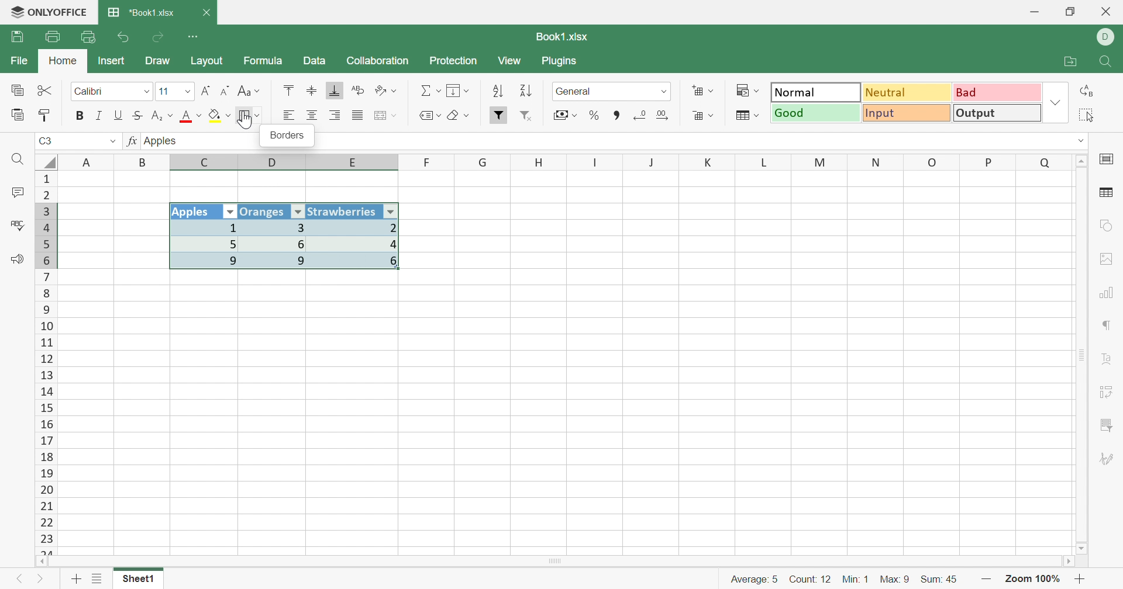 The image size is (1123, 589). Describe the element at coordinates (45, 90) in the screenshot. I see `Cut` at that location.